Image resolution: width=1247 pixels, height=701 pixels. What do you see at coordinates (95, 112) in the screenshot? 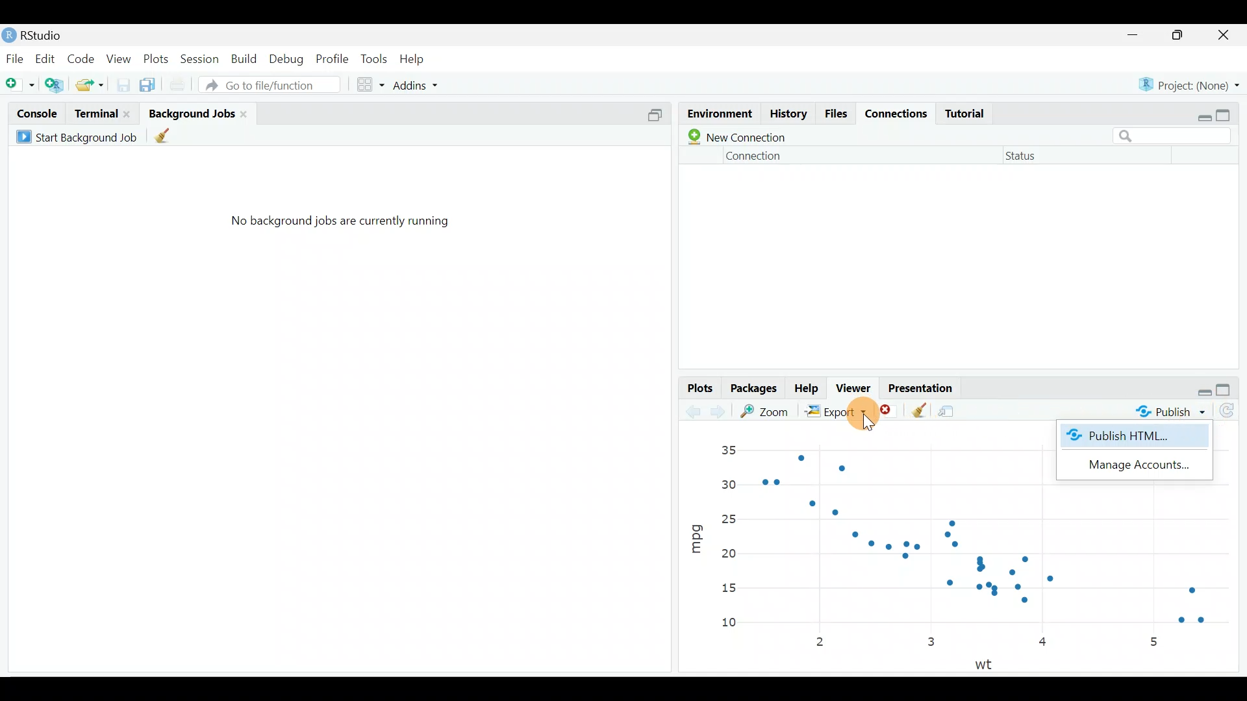
I see `Terminal` at bounding box center [95, 112].